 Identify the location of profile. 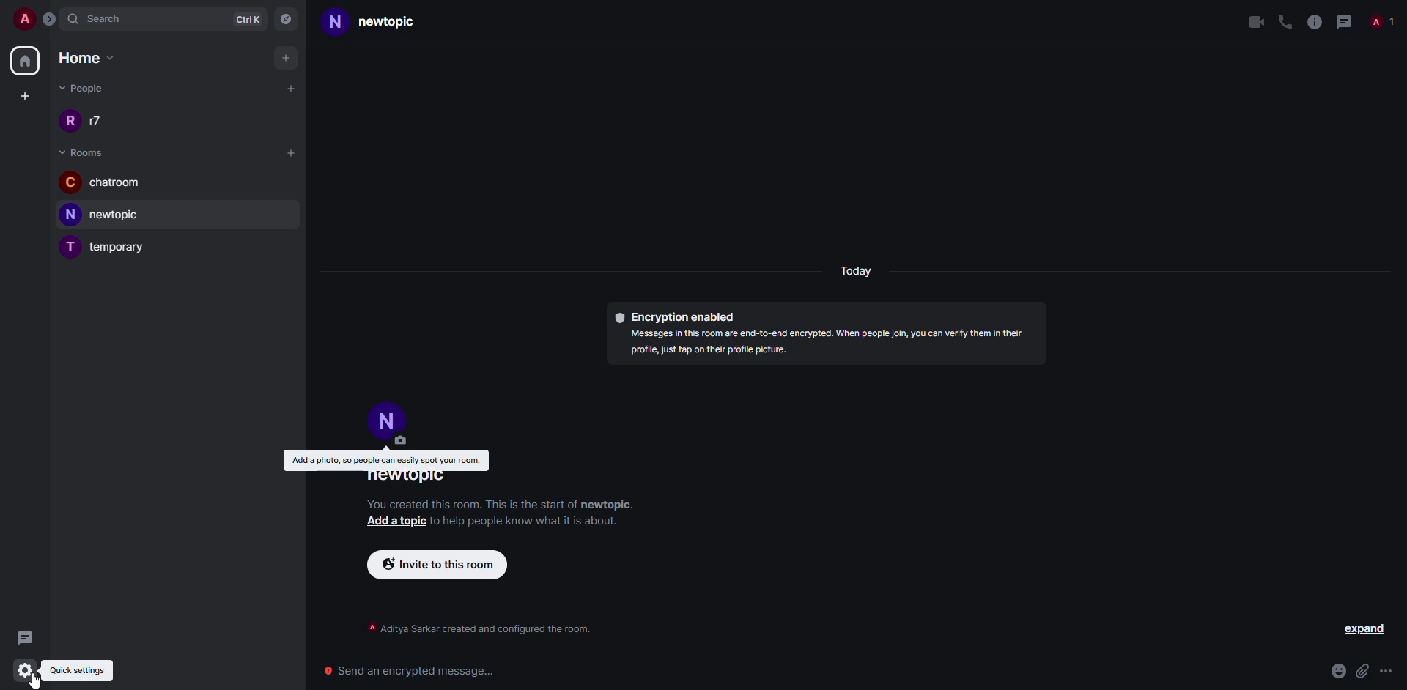
(387, 423).